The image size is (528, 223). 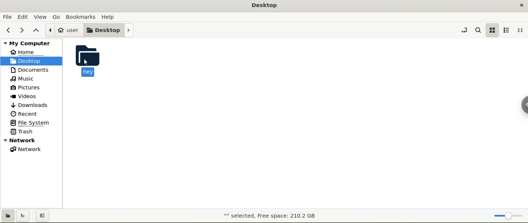 What do you see at coordinates (32, 123) in the screenshot?
I see `file system` at bounding box center [32, 123].